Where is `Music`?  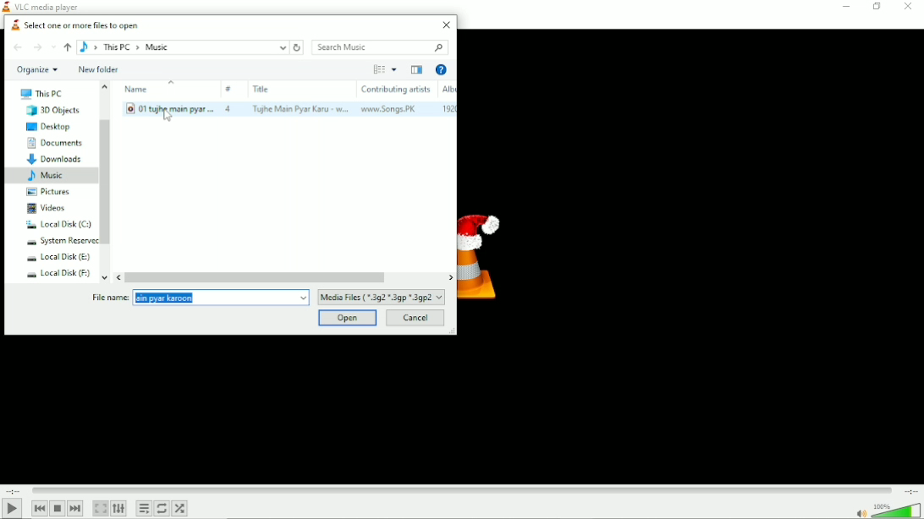
Music is located at coordinates (49, 176).